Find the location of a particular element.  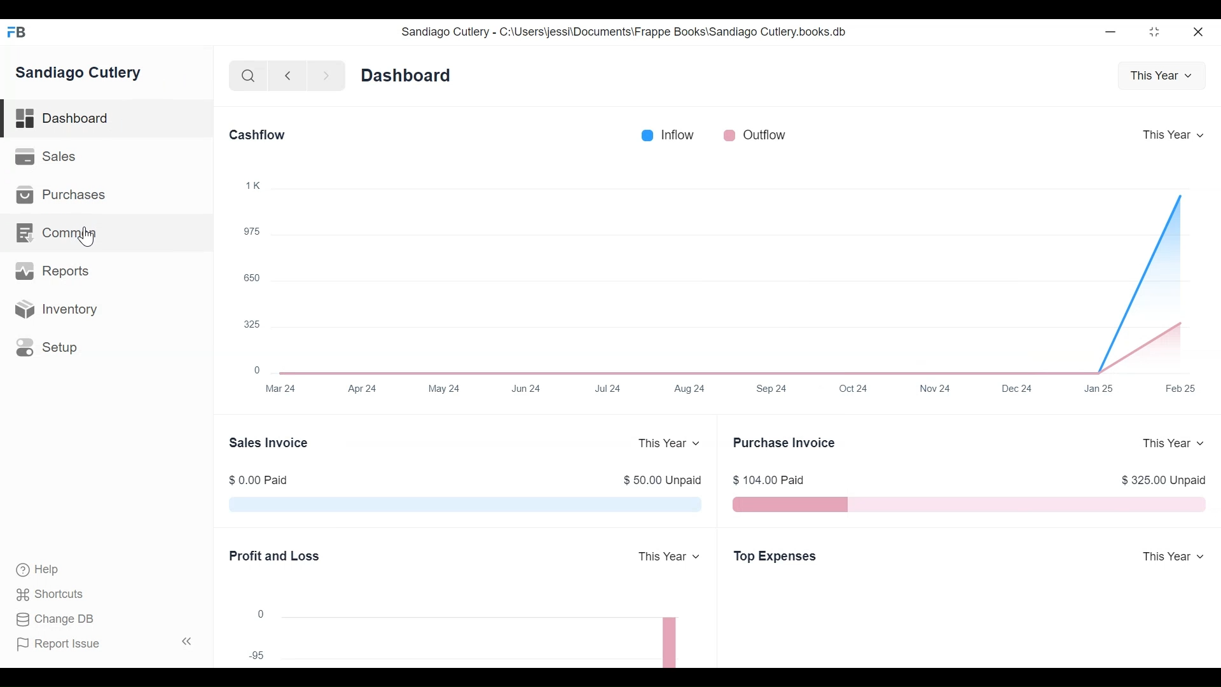

975 is located at coordinates (252, 231).